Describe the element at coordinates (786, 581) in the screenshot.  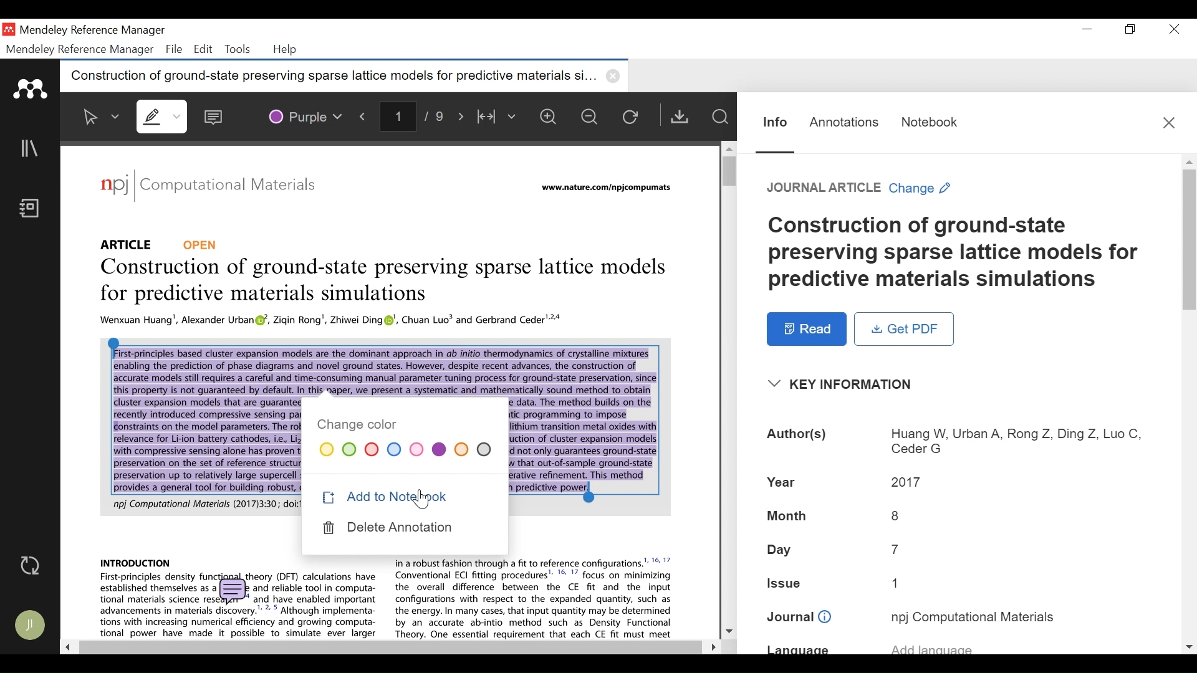
I see `Issue` at that location.